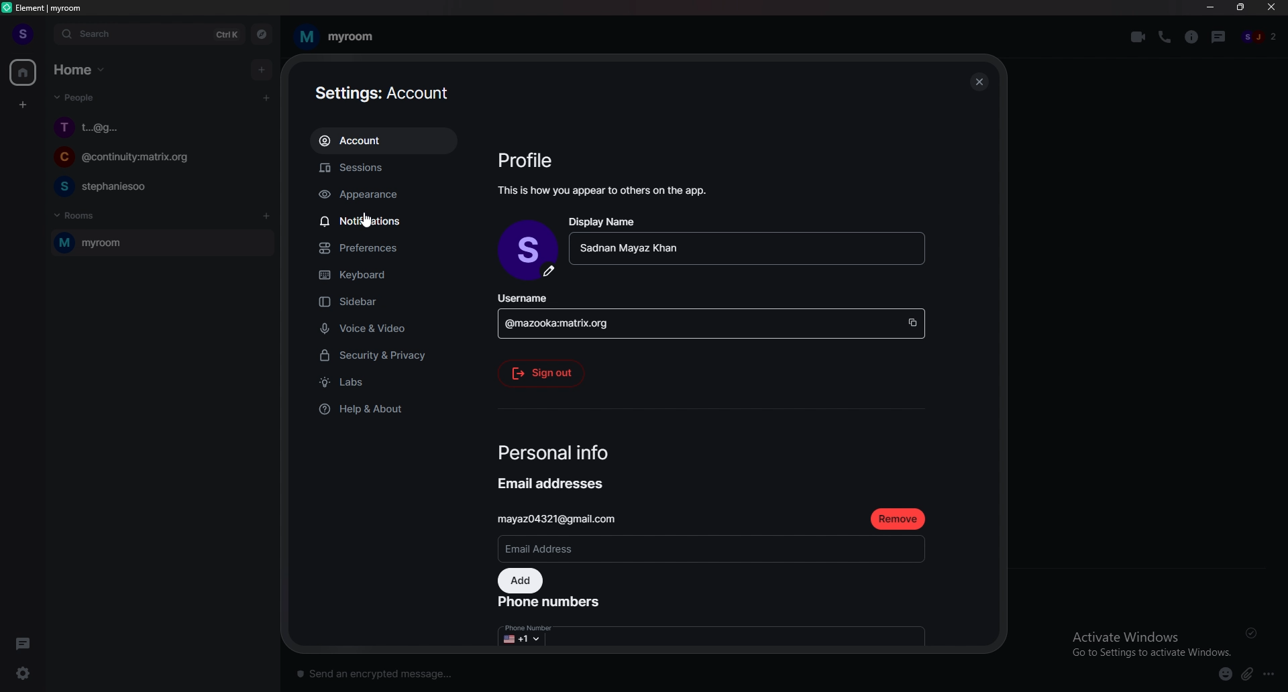 Image resolution: width=1288 pixels, height=692 pixels. What do you see at coordinates (553, 601) in the screenshot?
I see `phone numbers` at bounding box center [553, 601].